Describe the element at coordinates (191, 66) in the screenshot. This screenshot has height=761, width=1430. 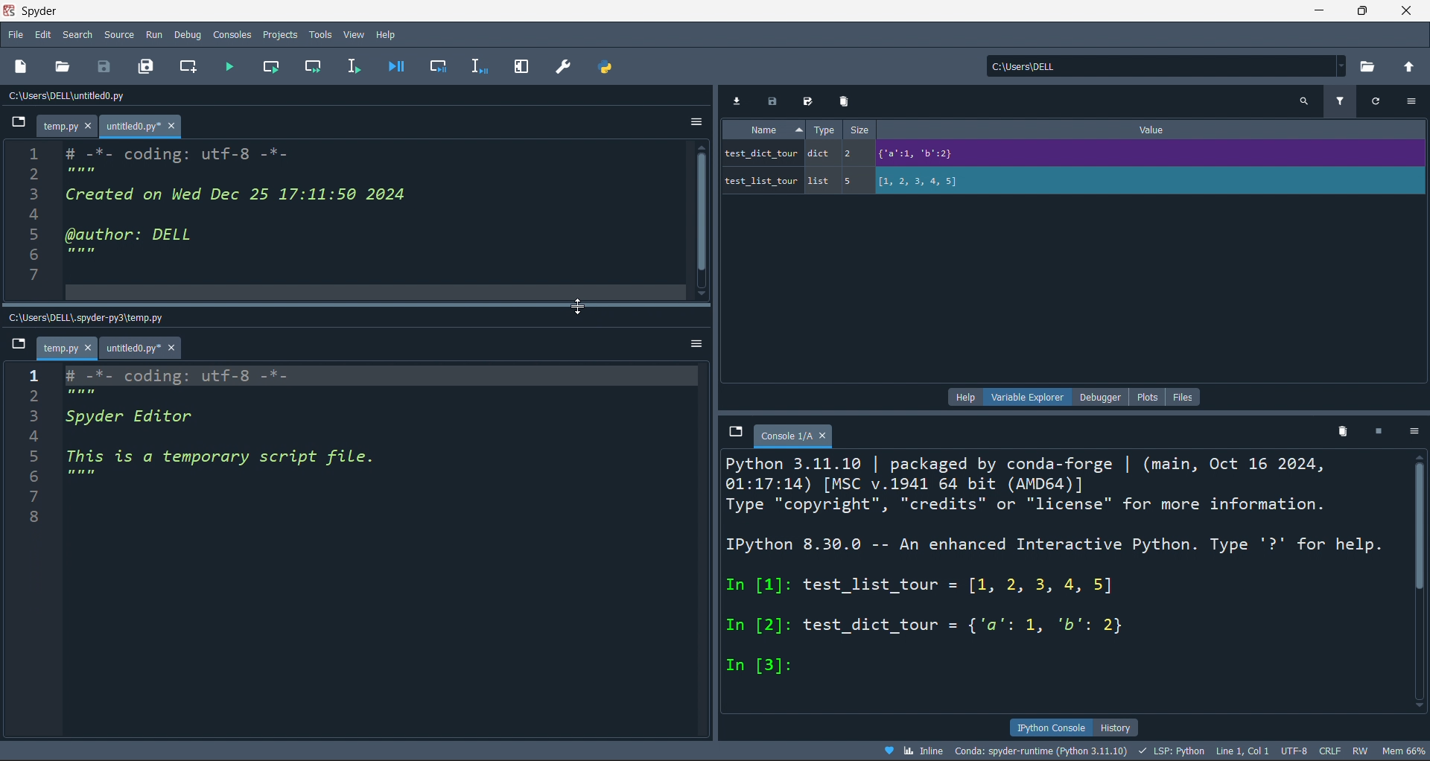
I see `create new cell` at that location.